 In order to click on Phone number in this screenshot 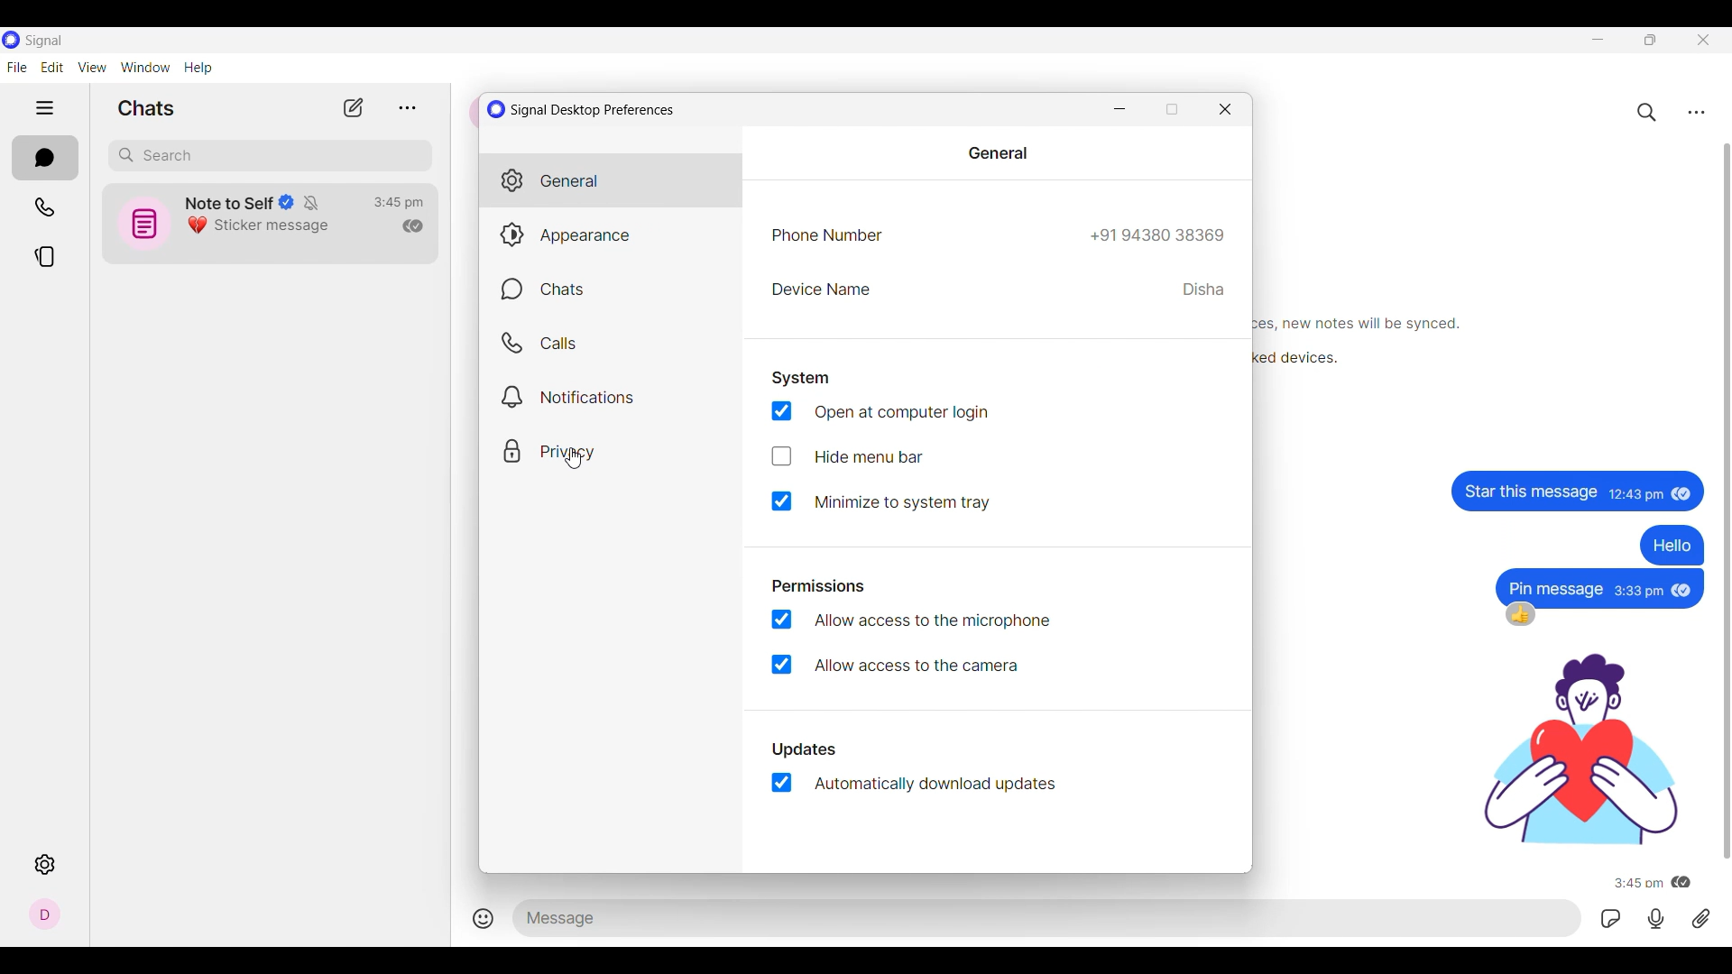, I will do `click(996, 234)`.